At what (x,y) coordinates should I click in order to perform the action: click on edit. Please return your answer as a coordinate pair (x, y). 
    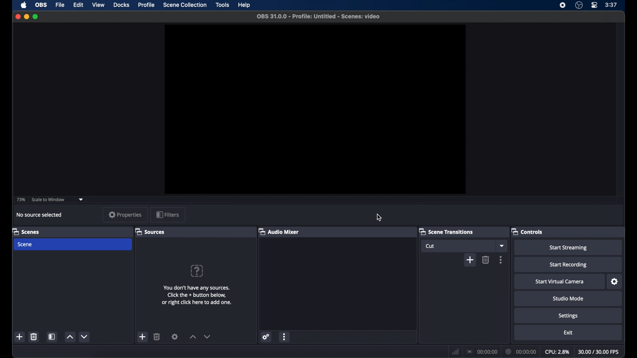
    Looking at the image, I should click on (78, 5).